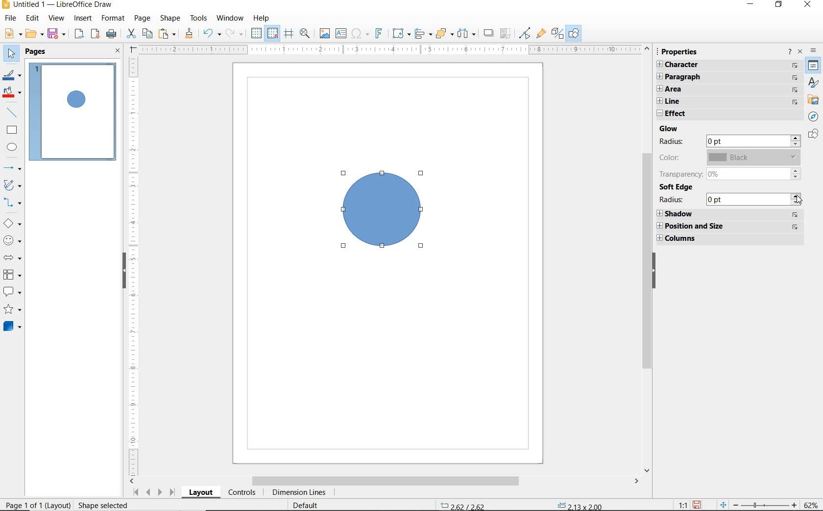  I want to click on FORMAT, so click(114, 18).